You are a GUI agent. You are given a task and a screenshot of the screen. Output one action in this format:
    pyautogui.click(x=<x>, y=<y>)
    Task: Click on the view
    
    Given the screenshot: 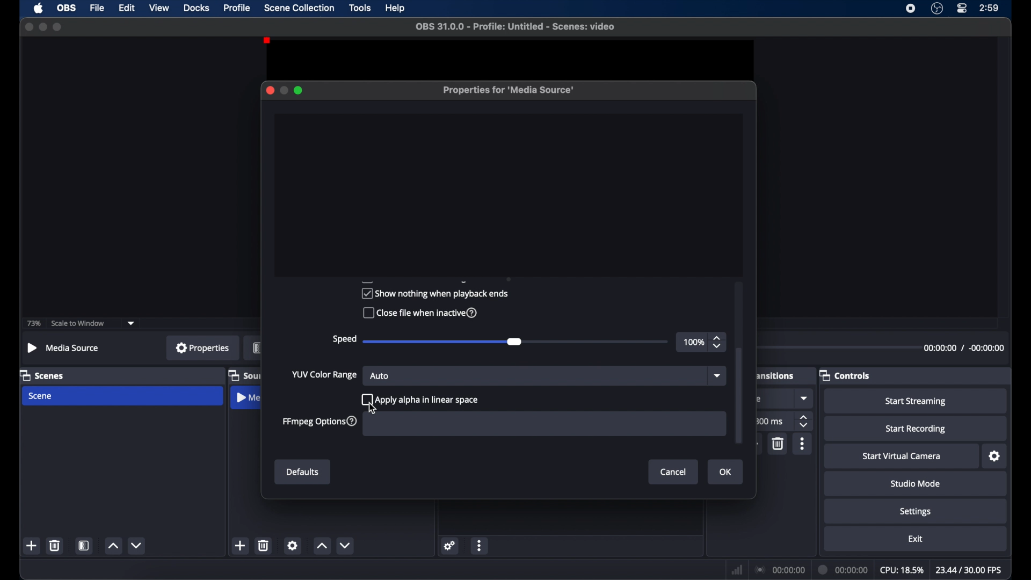 What is the action you would take?
    pyautogui.click(x=159, y=7)
    